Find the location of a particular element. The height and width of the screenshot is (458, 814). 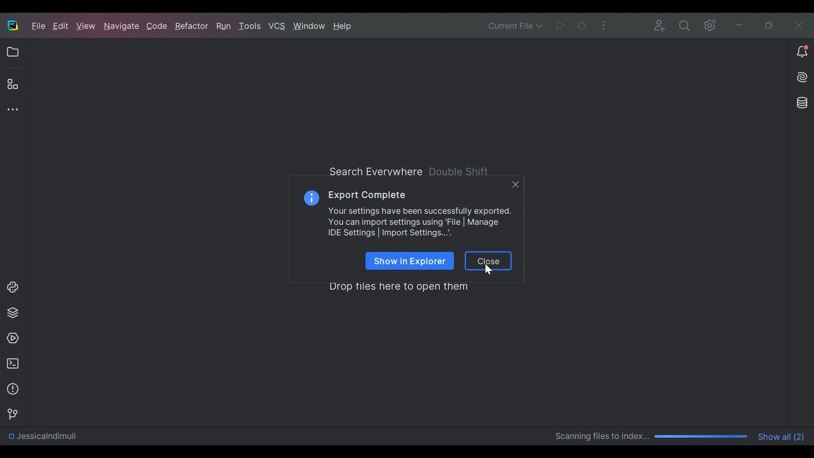

Terminal is located at coordinates (11, 363).